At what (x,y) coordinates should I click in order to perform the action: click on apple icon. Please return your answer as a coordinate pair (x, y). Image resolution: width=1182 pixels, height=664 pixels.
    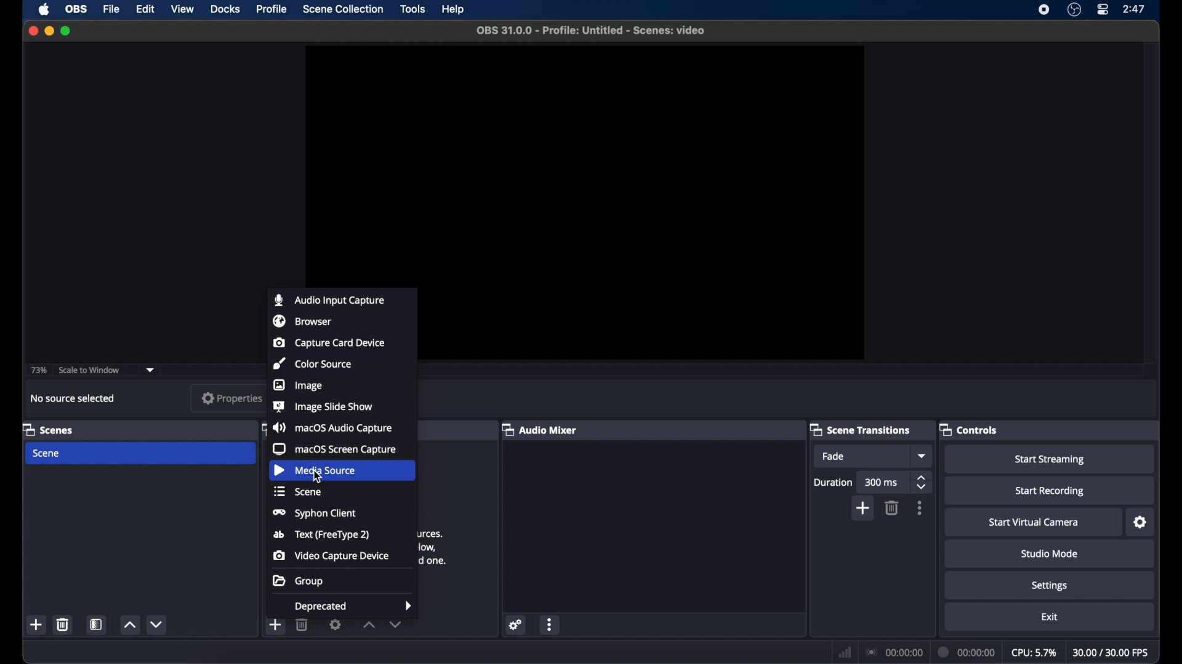
    Looking at the image, I should click on (44, 9).